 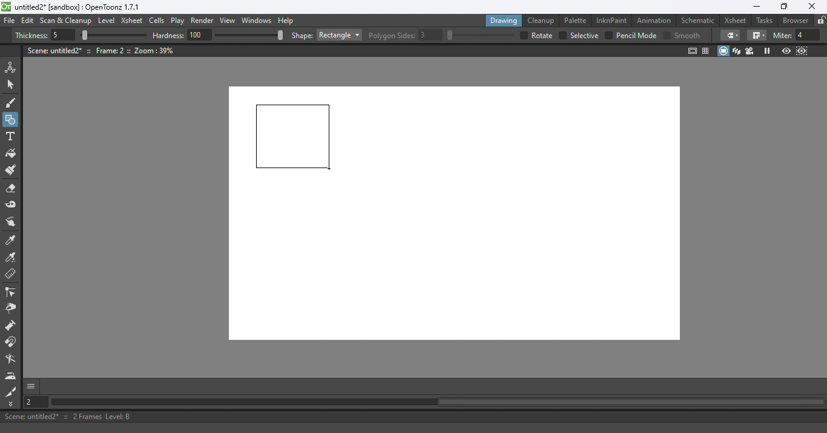 I want to click on RGB picker tool, so click(x=13, y=258).